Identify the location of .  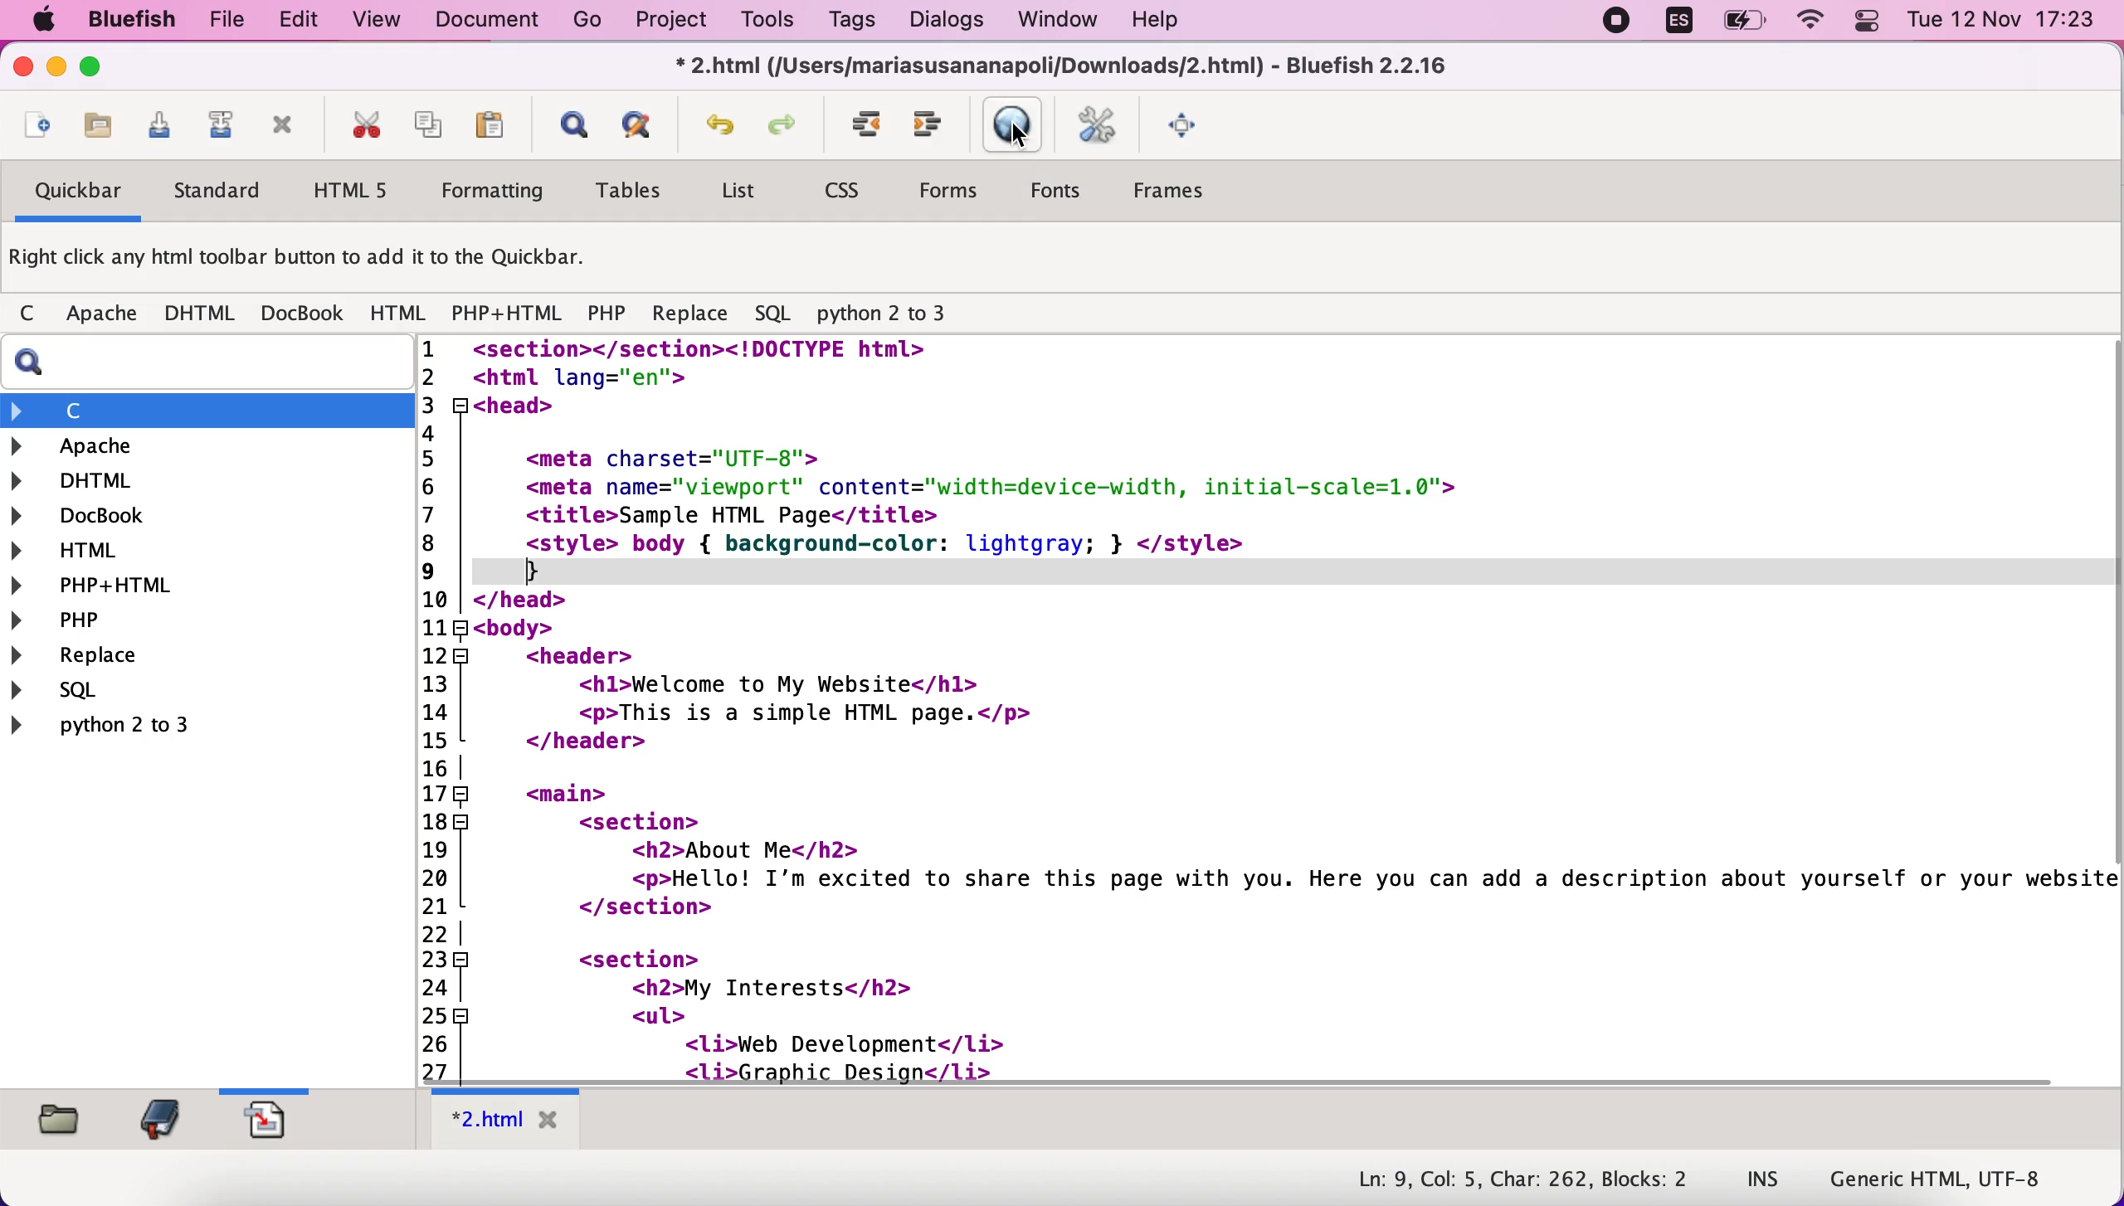
(35, 315).